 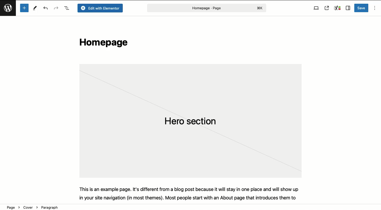 I want to click on Yoast, so click(x=337, y=8).